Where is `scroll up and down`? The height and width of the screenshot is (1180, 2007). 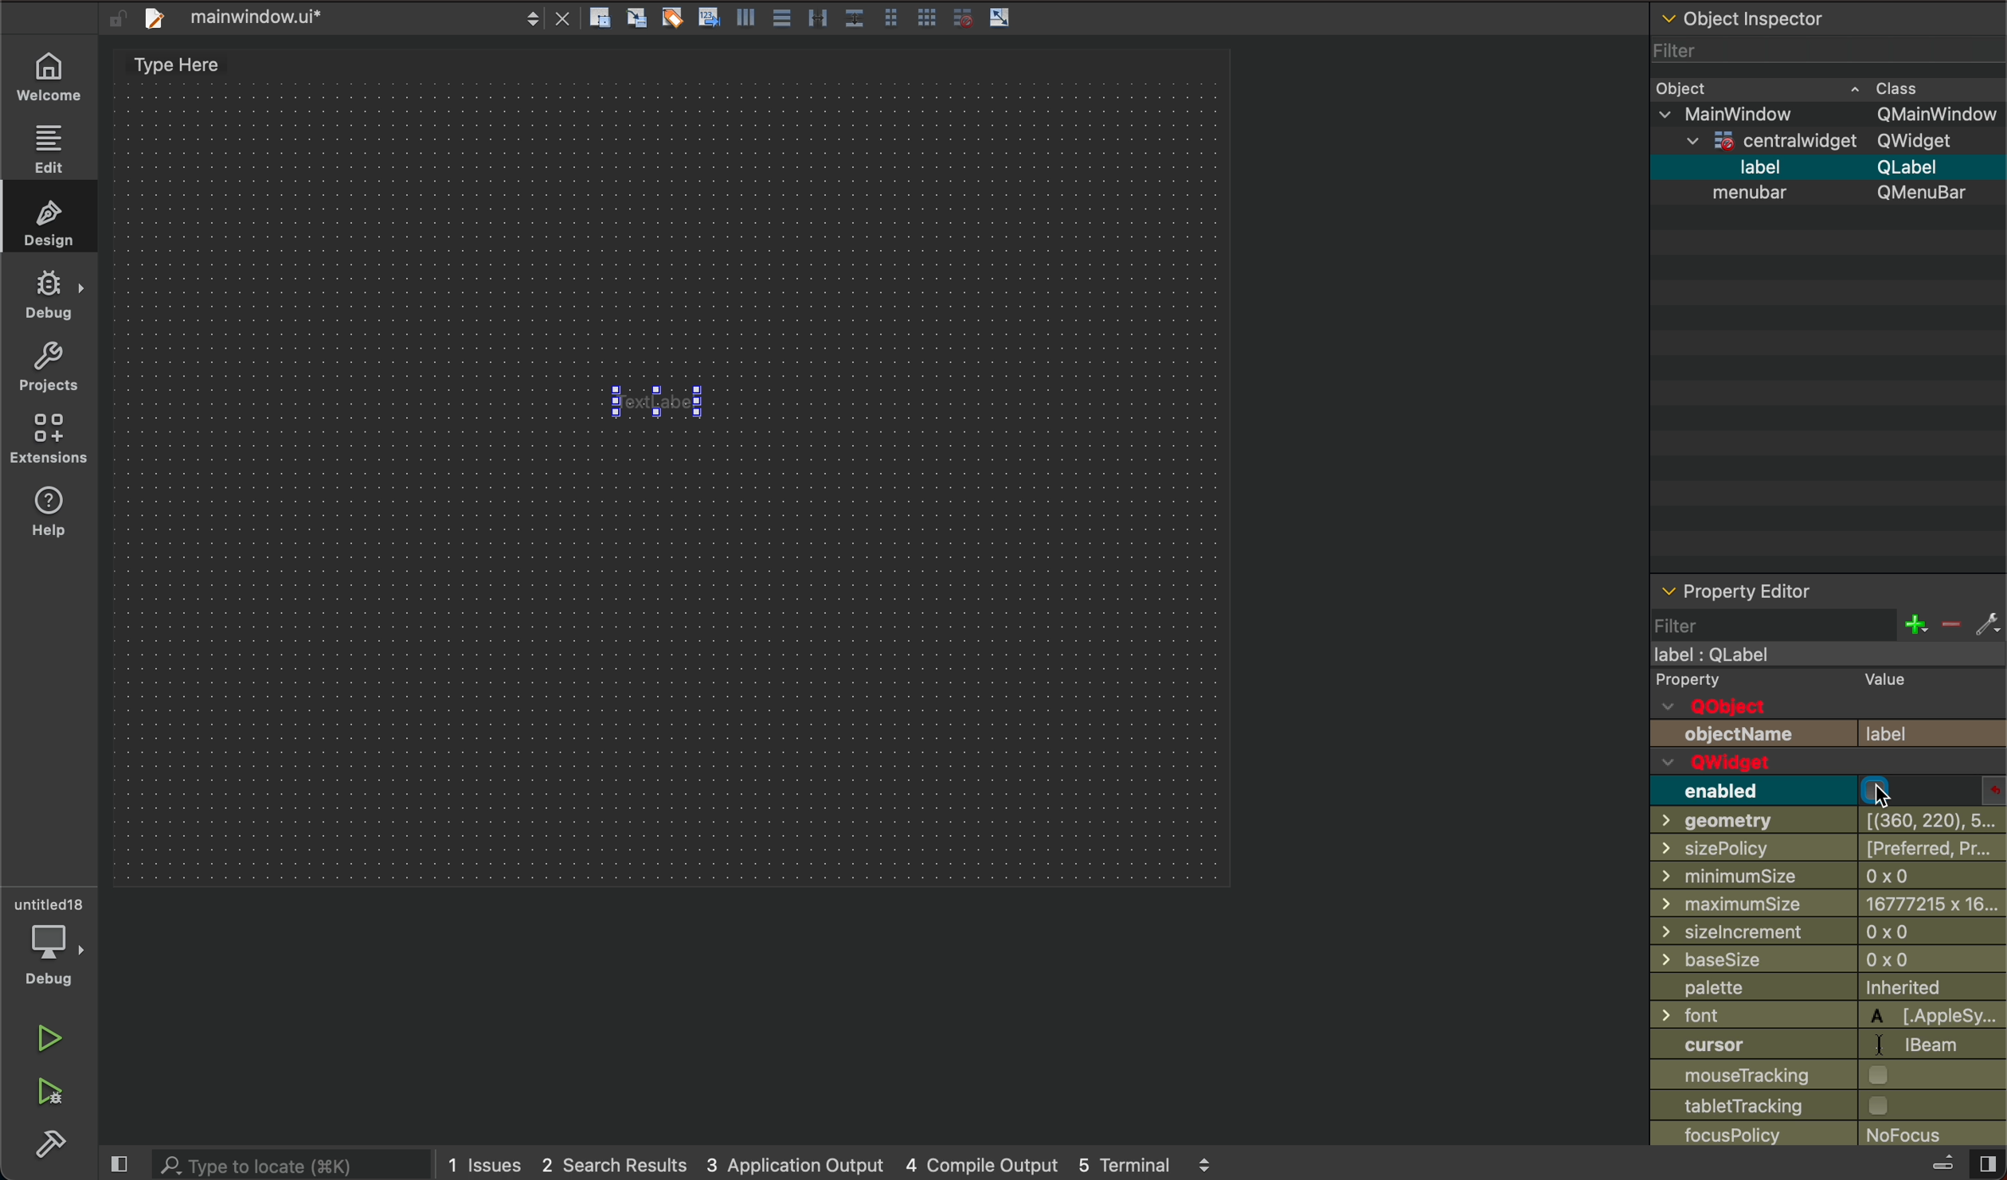 scroll up and down is located at coordinates (1207, 1163).